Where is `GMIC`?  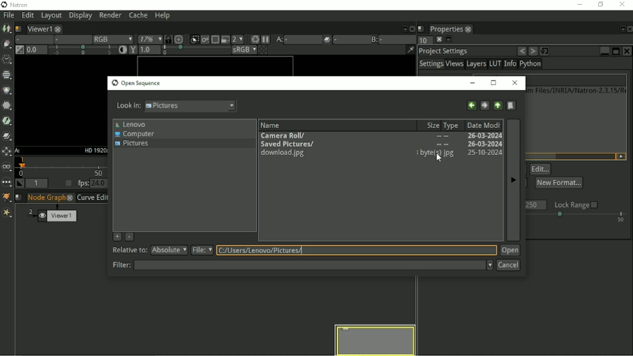
GMIC is located at coordinates (6, 198).